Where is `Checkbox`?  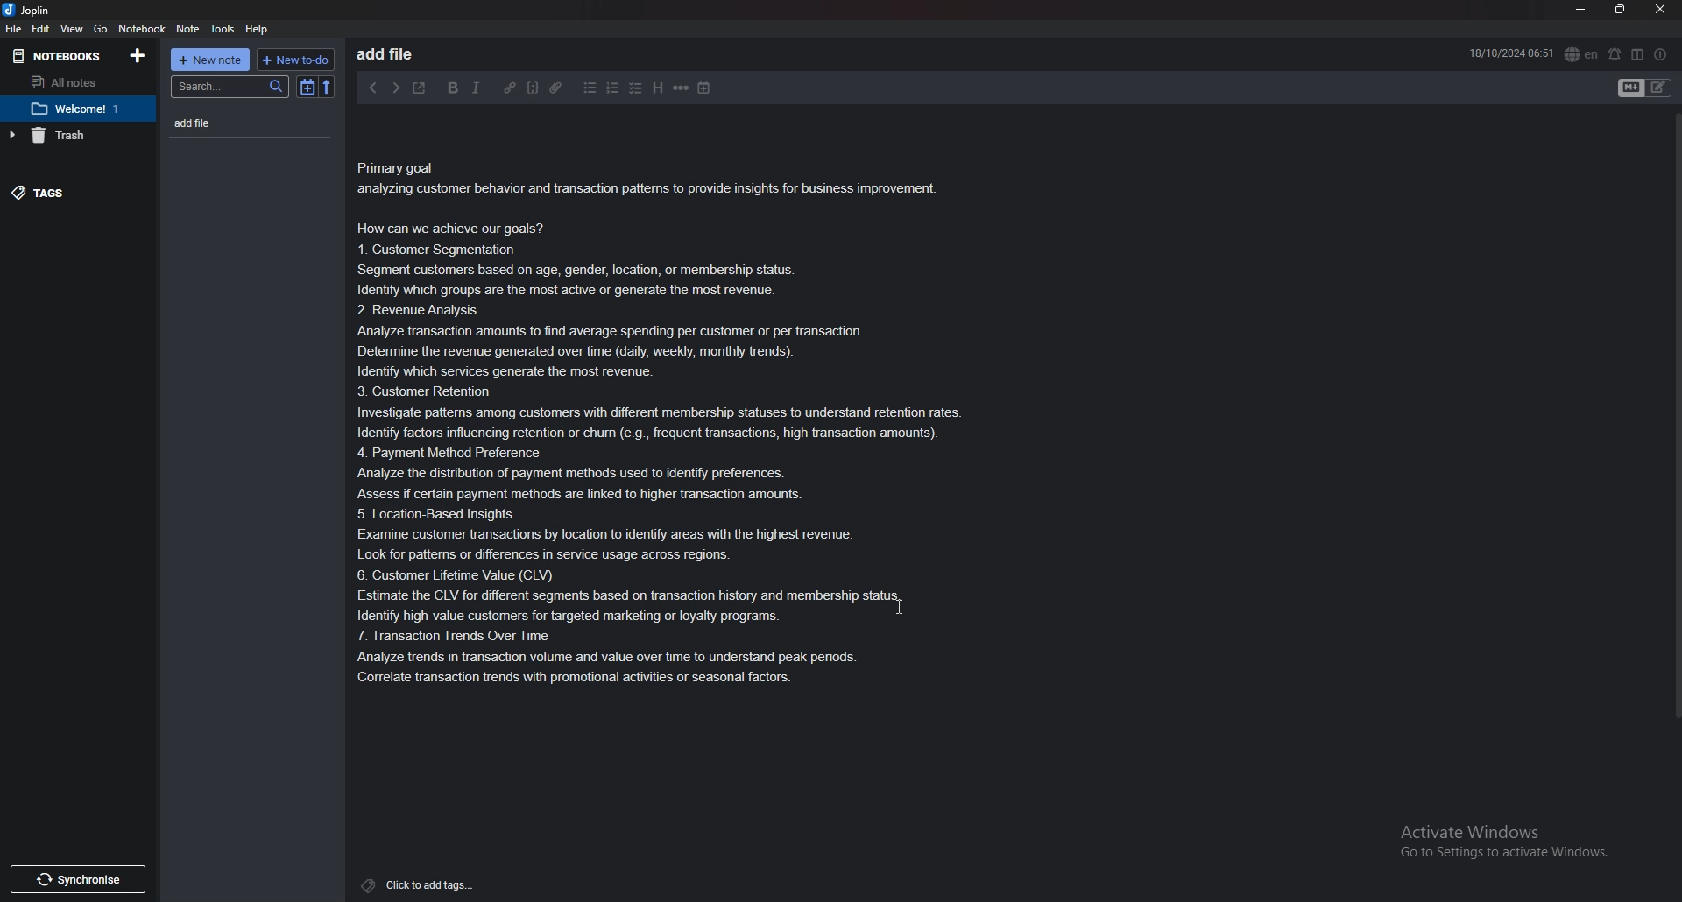
Checkbox is located at coordinates (634, 89).